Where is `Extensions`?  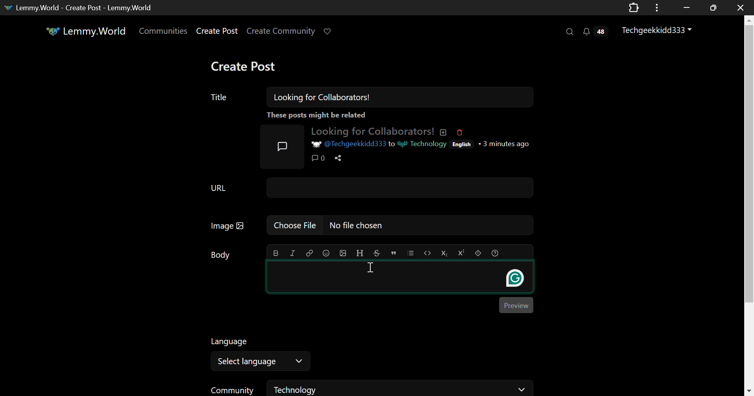
Extensions is located at coordinates (633, 7).